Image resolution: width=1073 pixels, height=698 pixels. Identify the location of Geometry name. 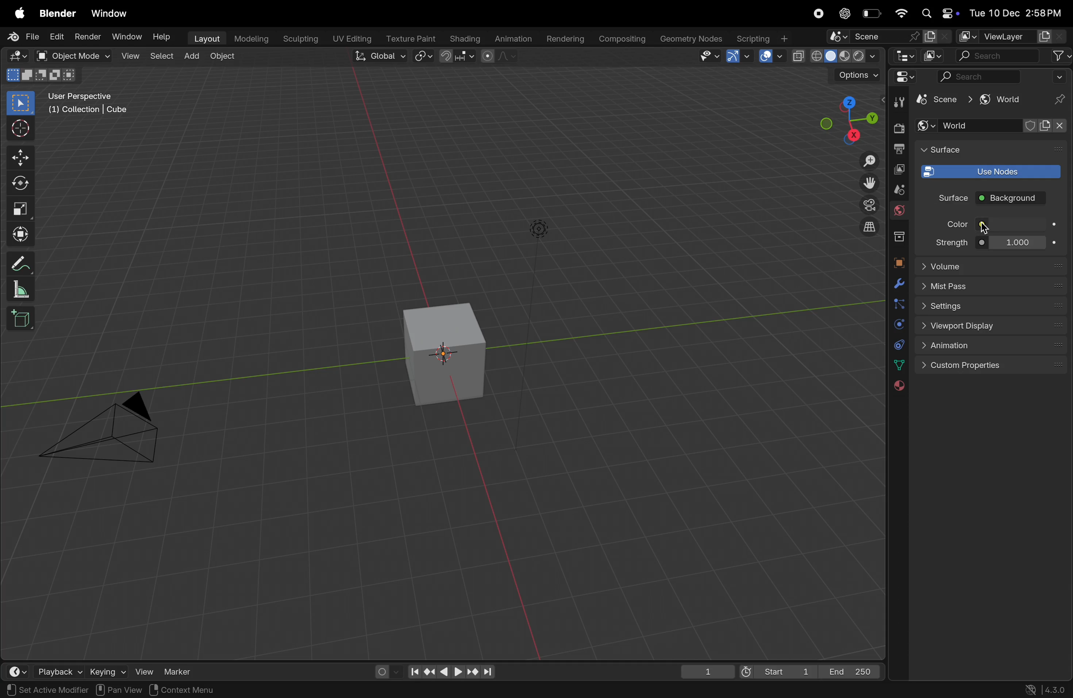
(692, 39).